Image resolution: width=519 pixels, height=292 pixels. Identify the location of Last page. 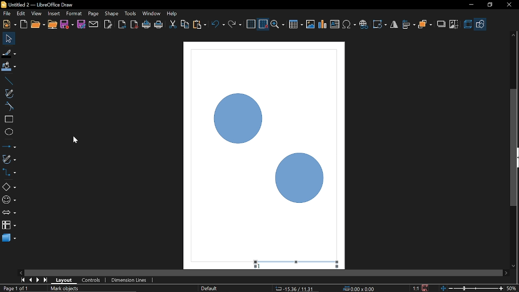
(46, 281).